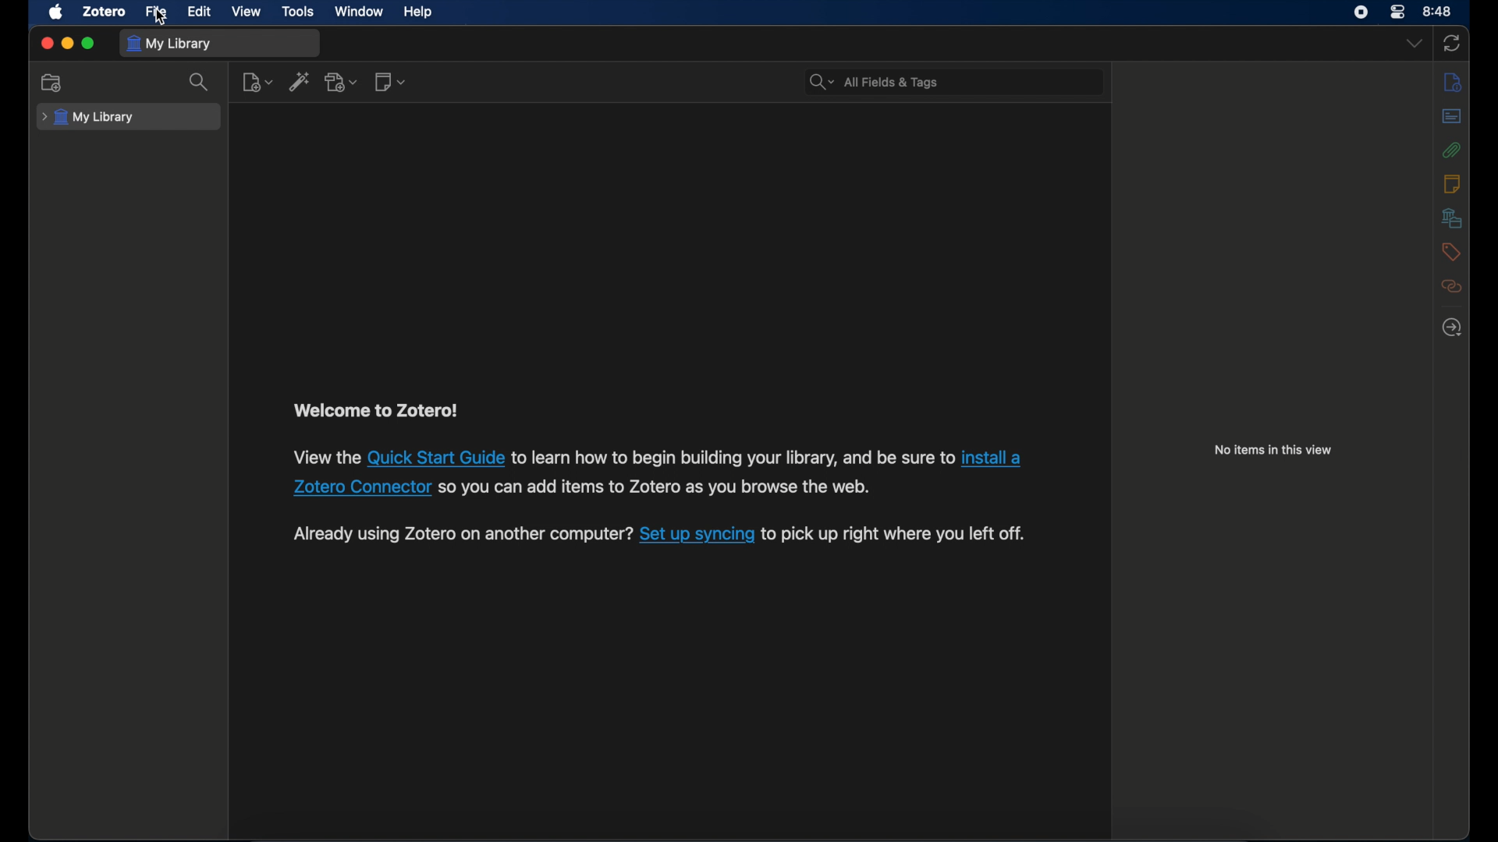  What do you see at coordinates (103, 11) in the screenshot?
I see `zotero` at bounding box center [103, 11].